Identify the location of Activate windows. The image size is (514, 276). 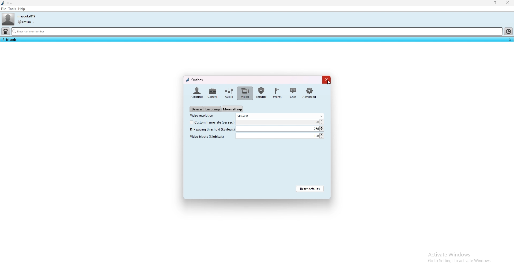
(459, 253).